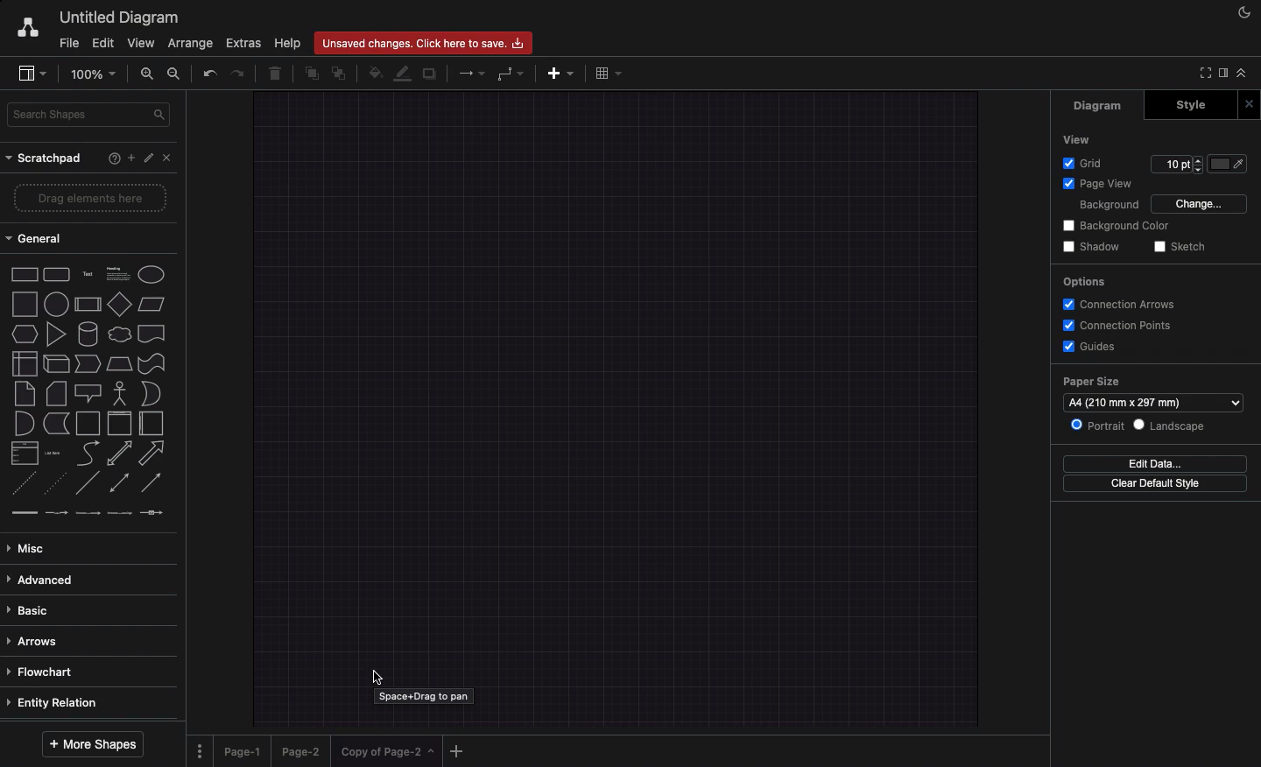 This screenshot has height=767, width=1261. What do you see at coordinates (313, 73) in the screenshot?
I see `To front` at bounding box center [313, 73].